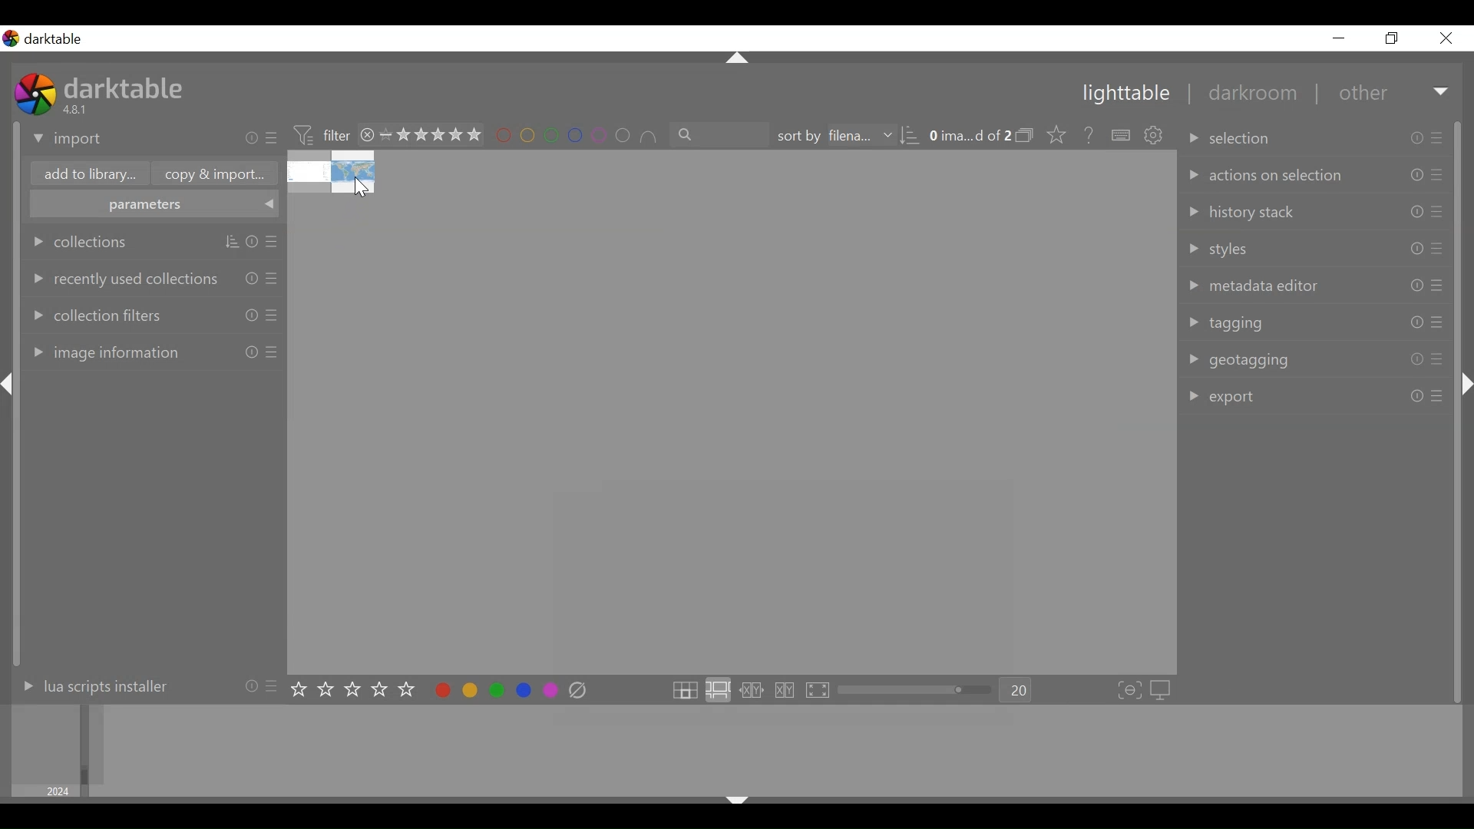 Image resolution: width=1474 pixels, height=829 pixels. Describe the element at coordinates (1058, 136) in the screenshot. I see `lick to change the type of overlays shown on thumbnails` at that location.